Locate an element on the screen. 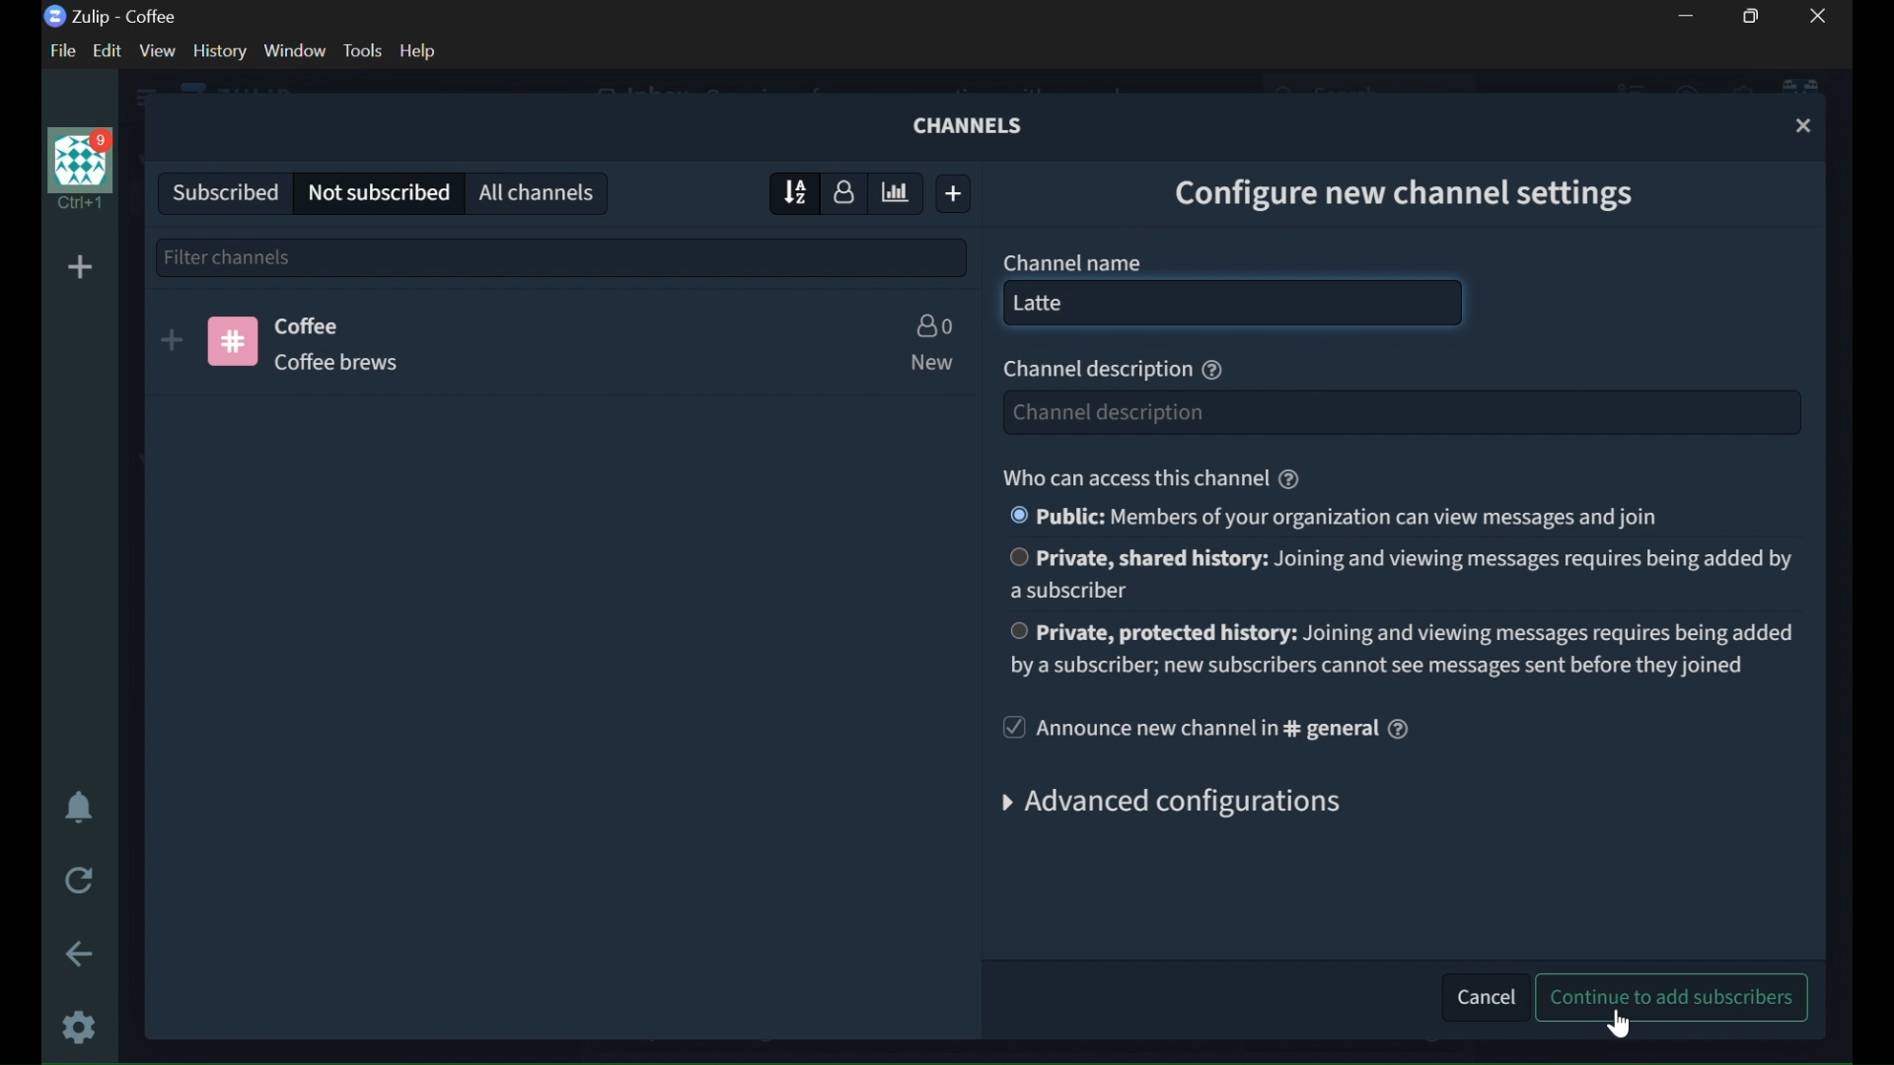 The image size is (1894, 1065). EDIT is located at coordinates (111, 51).